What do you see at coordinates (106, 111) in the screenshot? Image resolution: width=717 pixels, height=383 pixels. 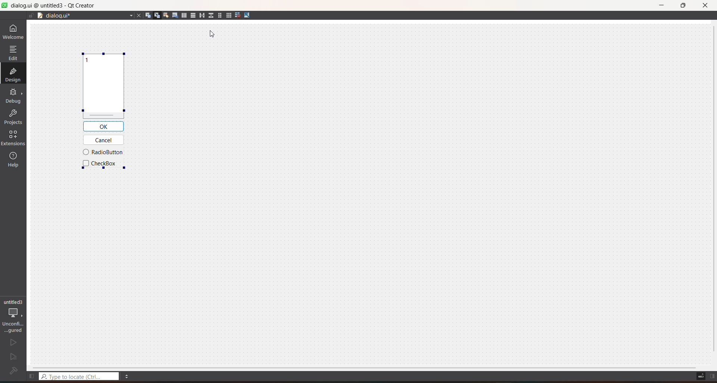 I see `Aligned using QSplitter ` at bounding box center [106, 111].